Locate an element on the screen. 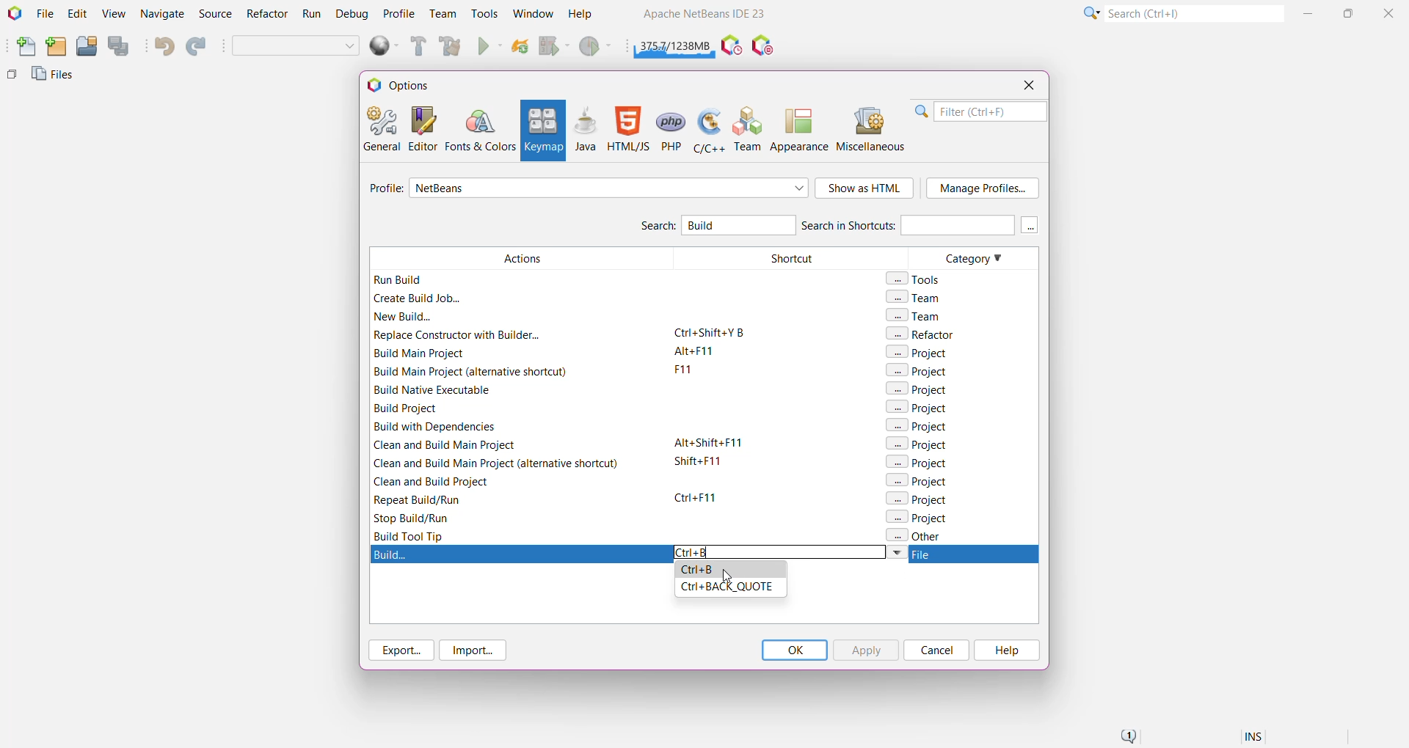 The width and height of the screenshot is (1409, 748). Edit is located at coordinates (77, 15).